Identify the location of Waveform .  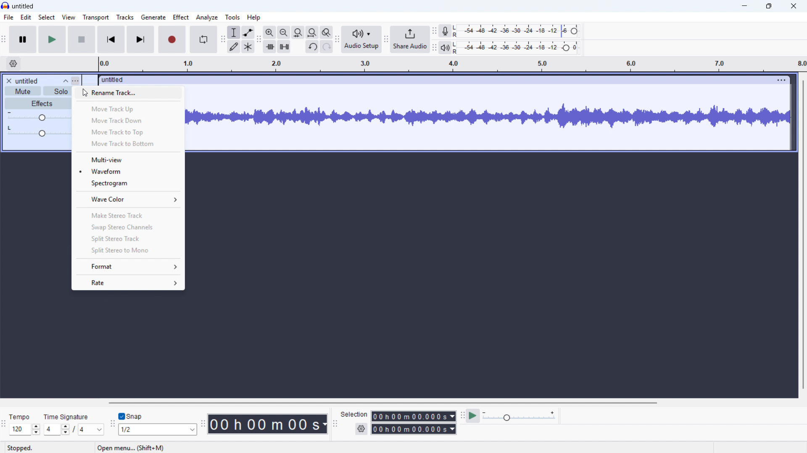
(128, 171).